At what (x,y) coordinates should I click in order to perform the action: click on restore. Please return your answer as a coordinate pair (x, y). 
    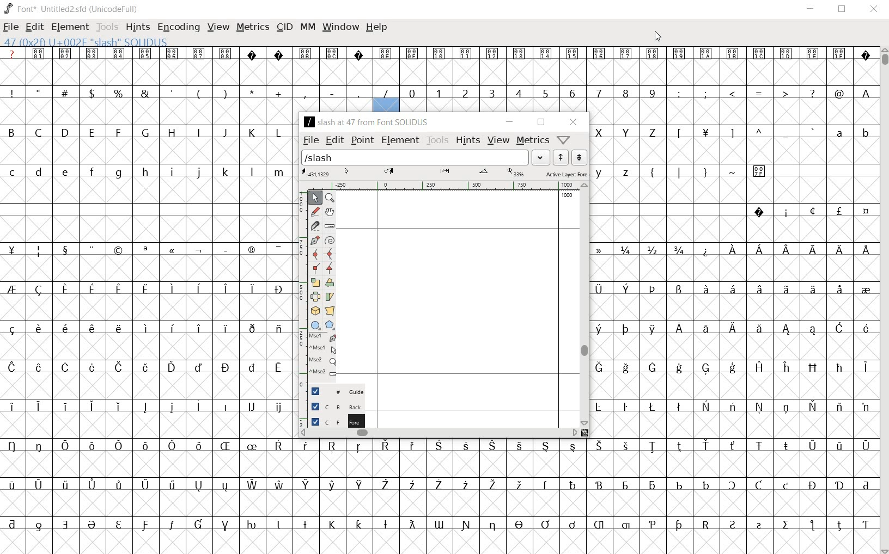
    Looking at the image, I should click on (541, 122).